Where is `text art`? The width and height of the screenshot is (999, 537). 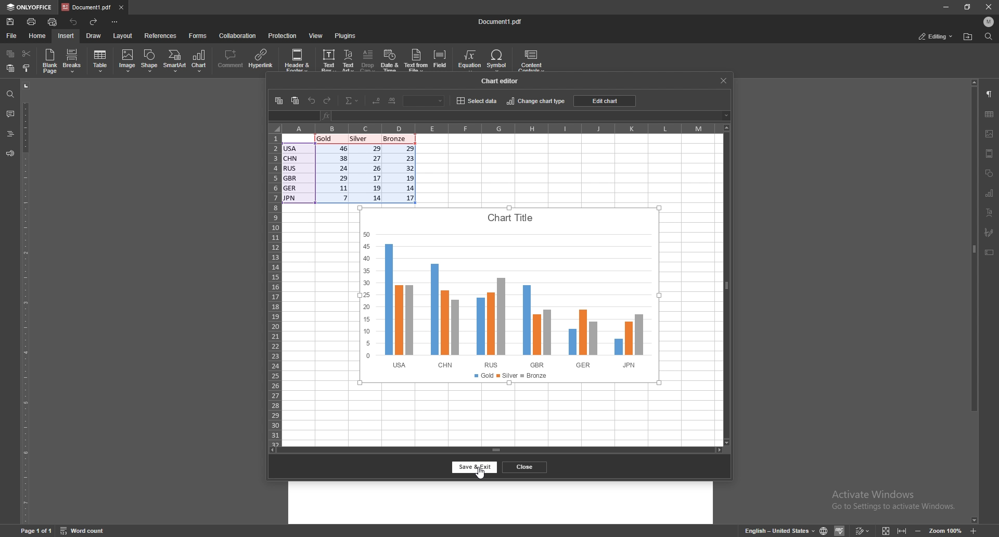
text art is located at coordinates (990, 212).